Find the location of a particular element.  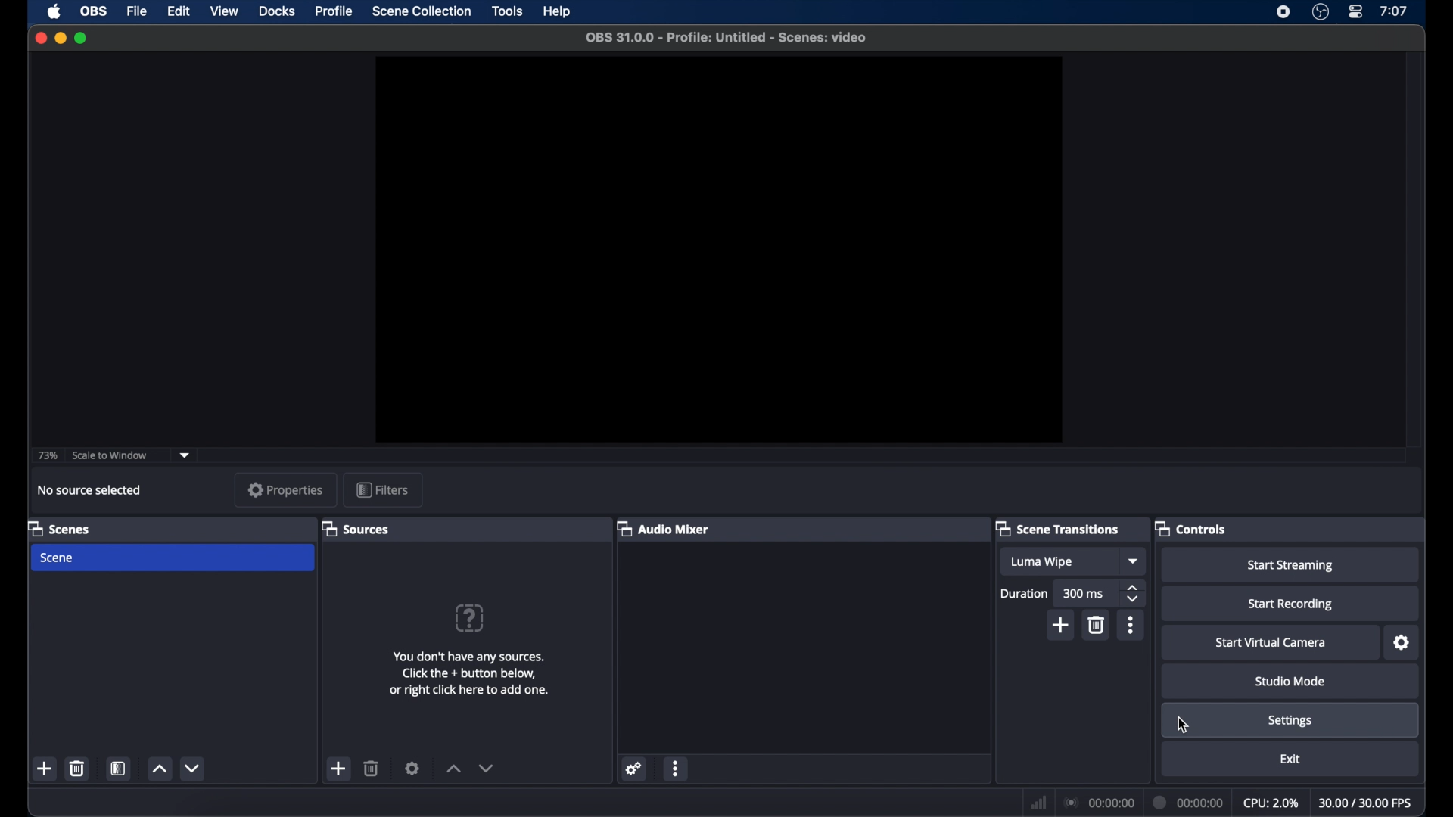

more options is located at coordinates (1131, 625).